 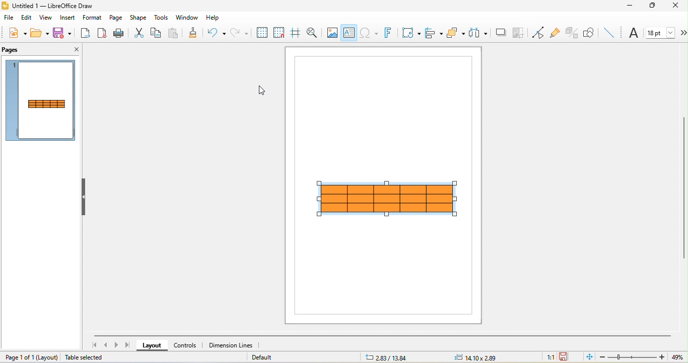 I want to click on arrange, so click(x=456, y=32).